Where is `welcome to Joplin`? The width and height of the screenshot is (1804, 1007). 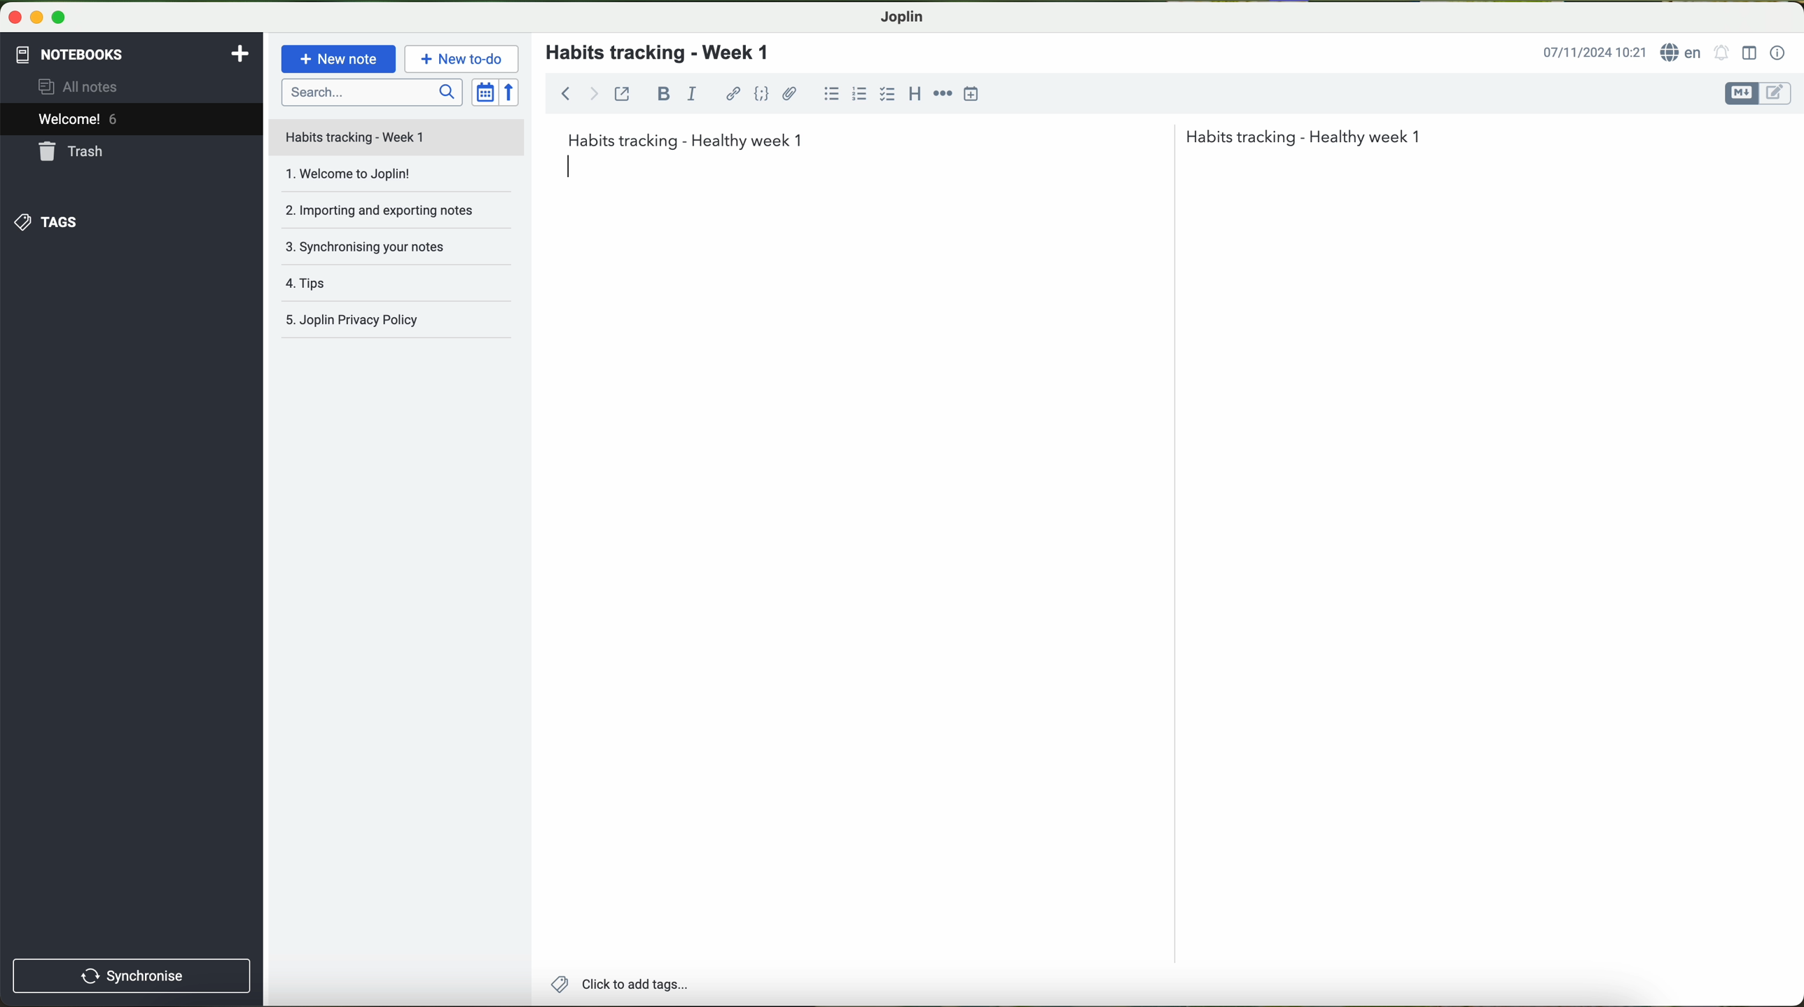
welcome to Joplin is located at coordinates (395, 180).